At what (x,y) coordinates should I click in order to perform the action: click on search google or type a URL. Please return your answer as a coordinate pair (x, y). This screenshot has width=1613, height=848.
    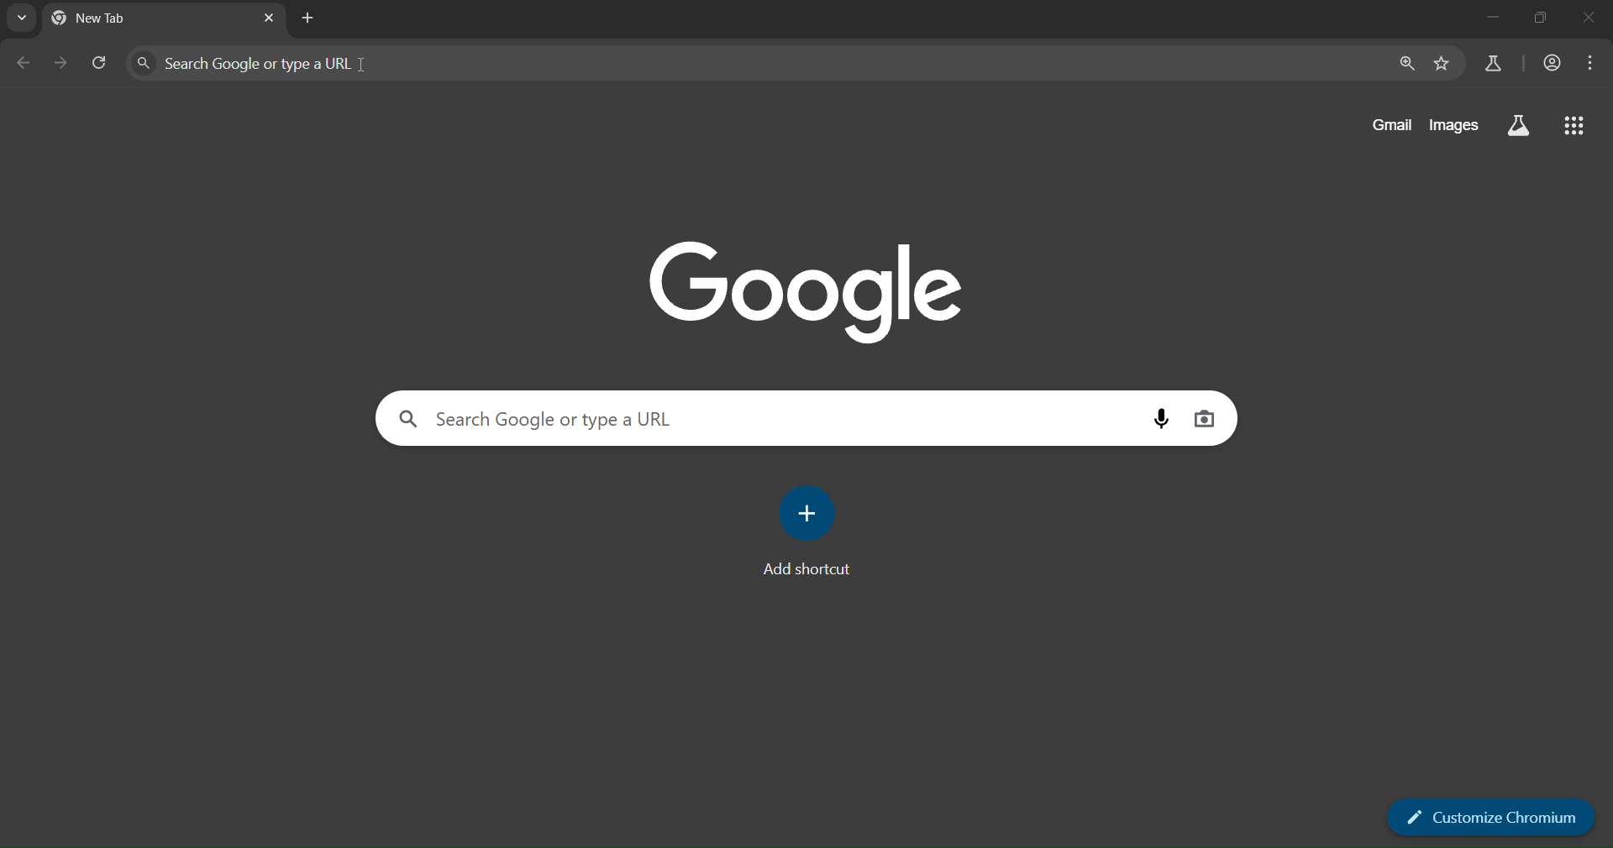
    Looking at the image, I should click on (559, 415).